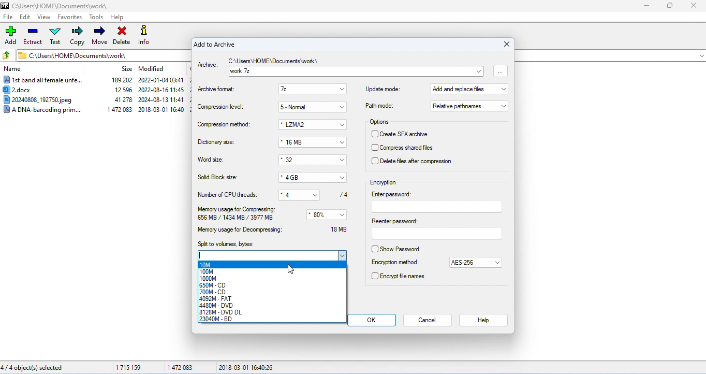 This screenshot has height=374, width=706. What do you see at coordinates (277, 229) in the screenshot?
I see `memory usage for decompressing  18 MB` at bounding box center [277, 229].